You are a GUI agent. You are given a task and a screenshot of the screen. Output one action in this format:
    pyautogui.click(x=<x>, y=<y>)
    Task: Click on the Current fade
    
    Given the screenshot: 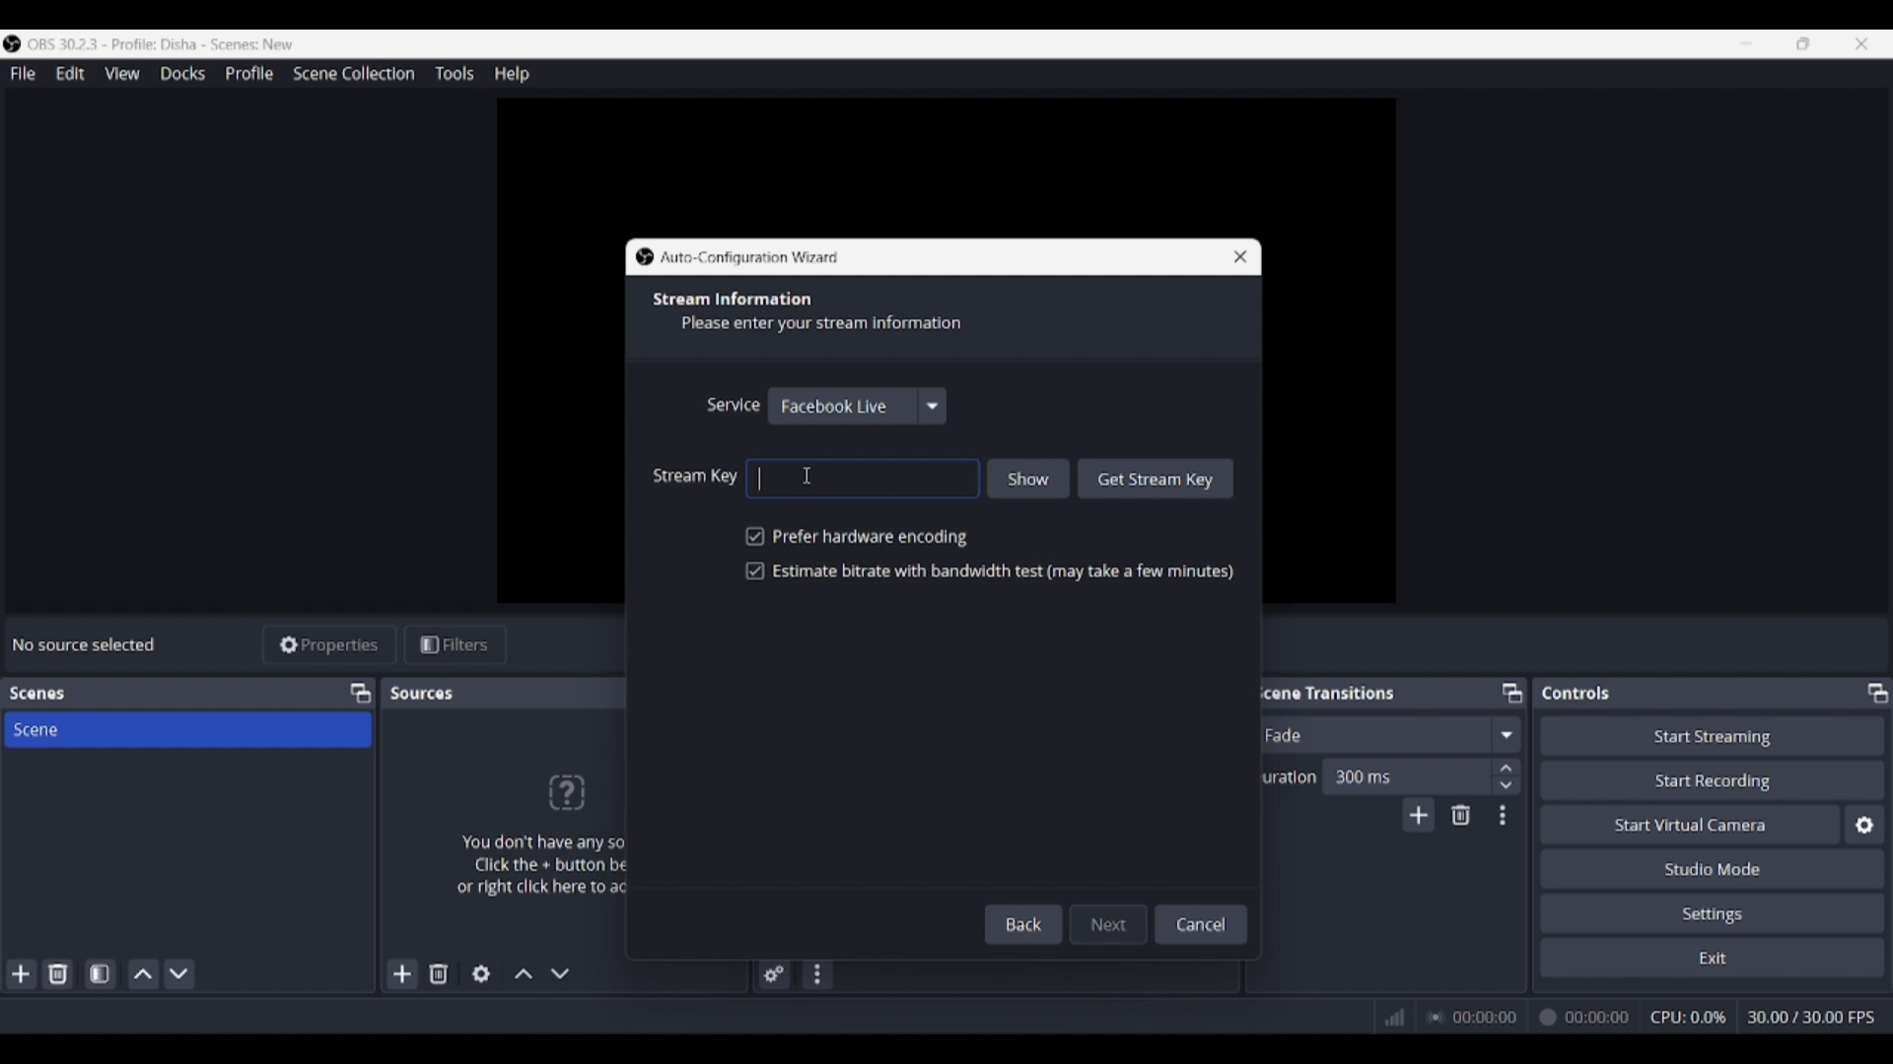 What is the action you would take?
    pyautogui.click(x=1369, y=734)
    